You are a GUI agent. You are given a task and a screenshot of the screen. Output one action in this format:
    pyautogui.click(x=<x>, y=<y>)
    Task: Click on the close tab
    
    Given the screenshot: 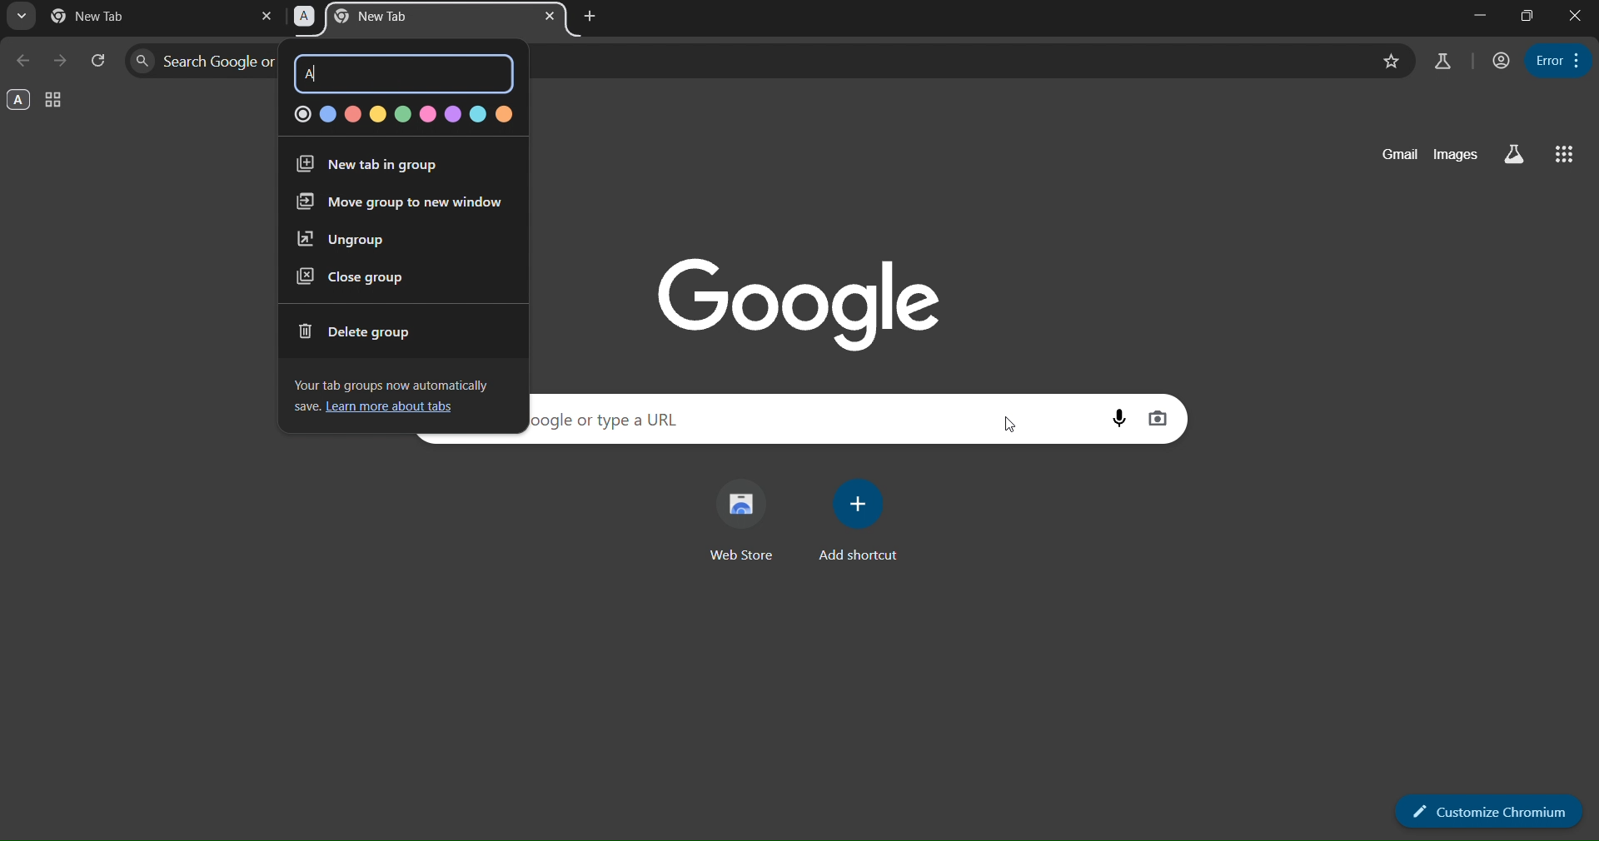 What is the action you would take?
    pyautogui.click(x=265, y=18)
    